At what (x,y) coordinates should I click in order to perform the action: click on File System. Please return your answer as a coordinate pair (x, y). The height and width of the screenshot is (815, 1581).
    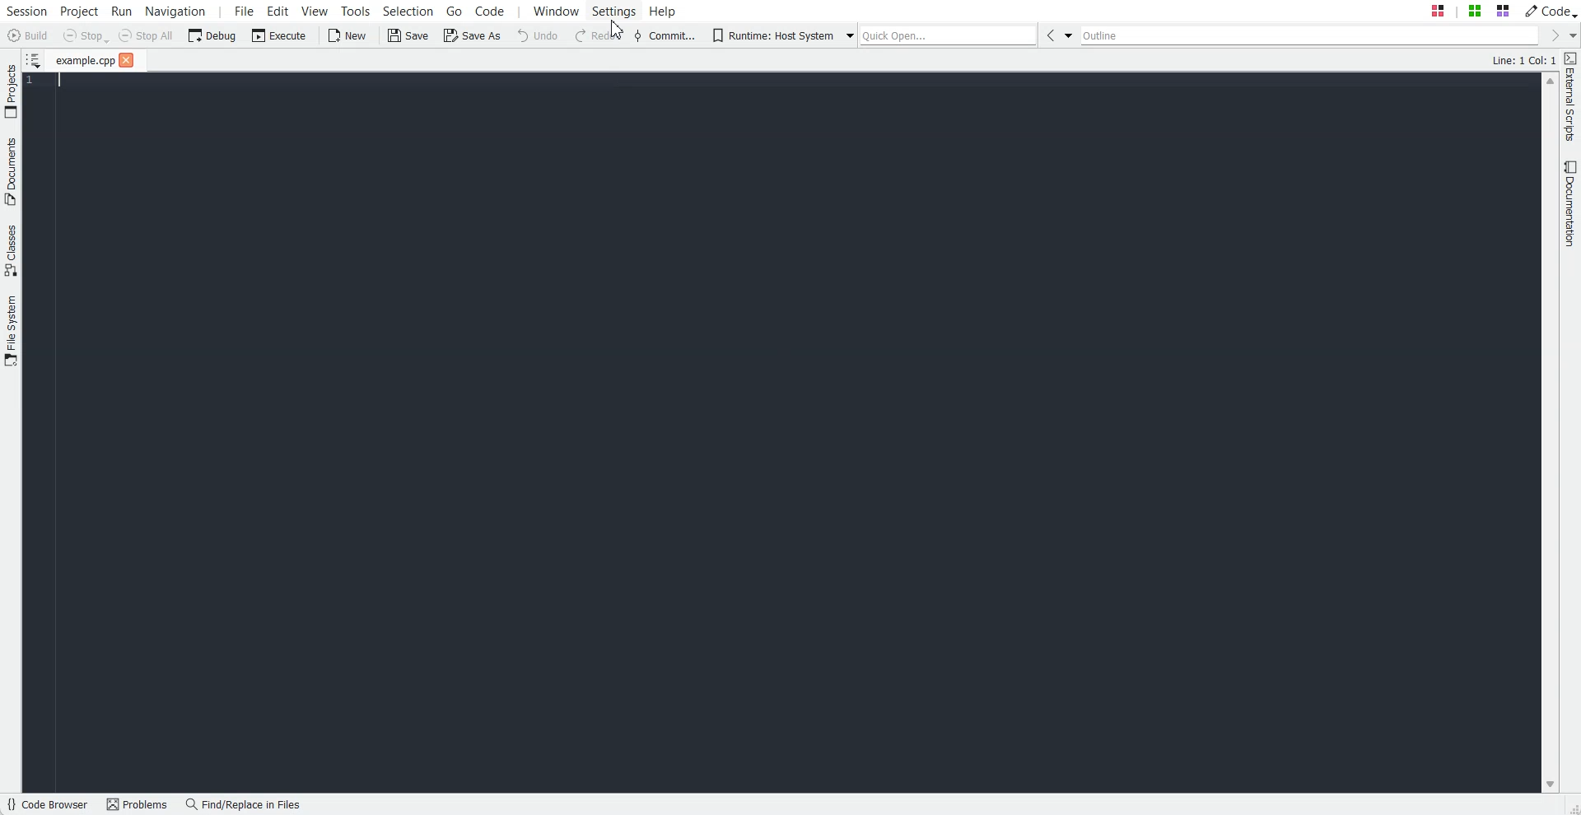
    Looking at the image, I should click on (11, 332).